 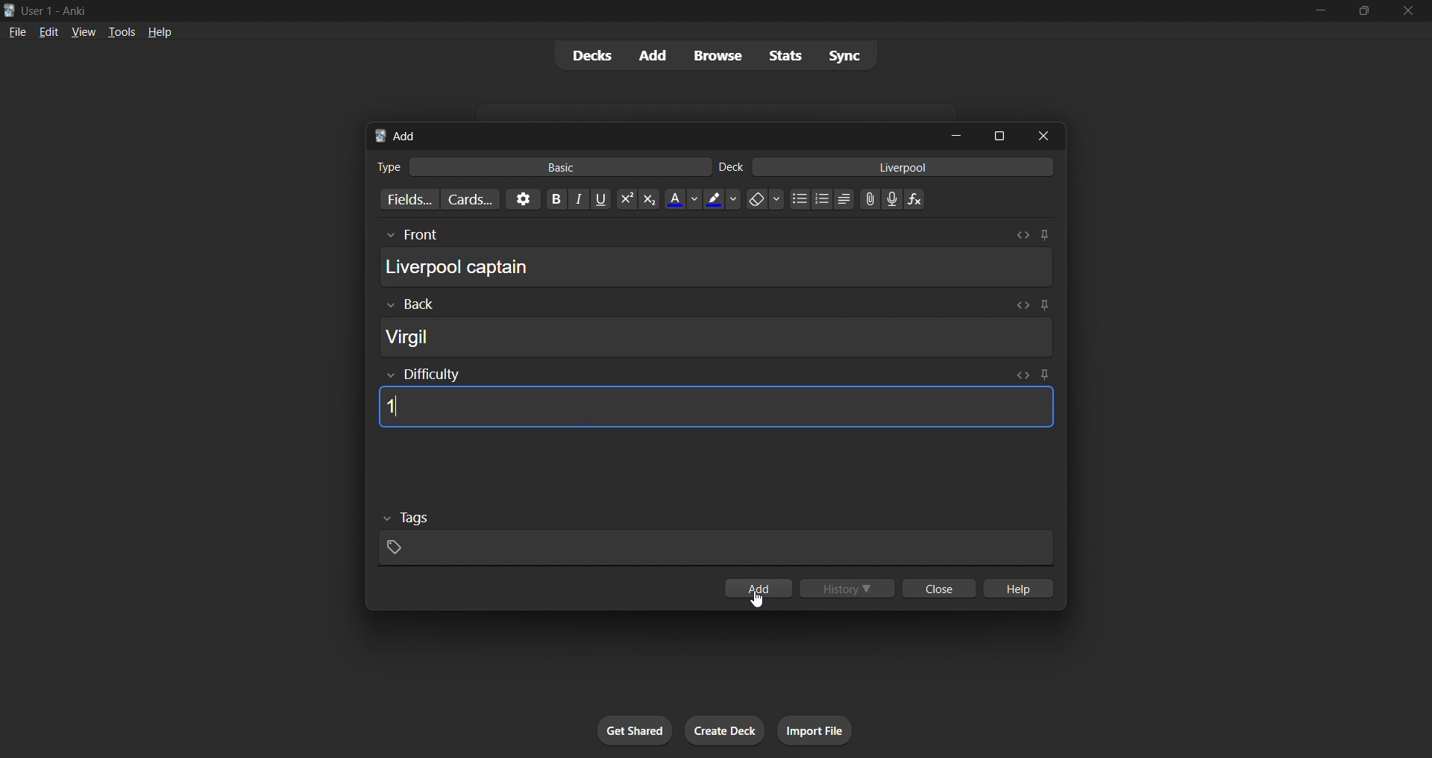 What do you see at coordinates (590, 56) in the screenshot?
I see `decks` at bounding box center [590, 56].